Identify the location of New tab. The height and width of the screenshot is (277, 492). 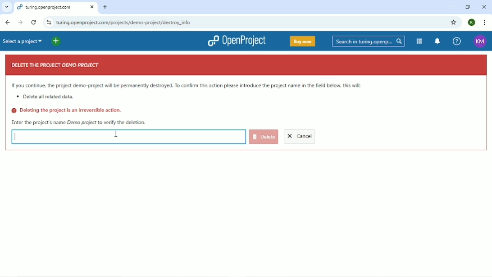
(106, 7).